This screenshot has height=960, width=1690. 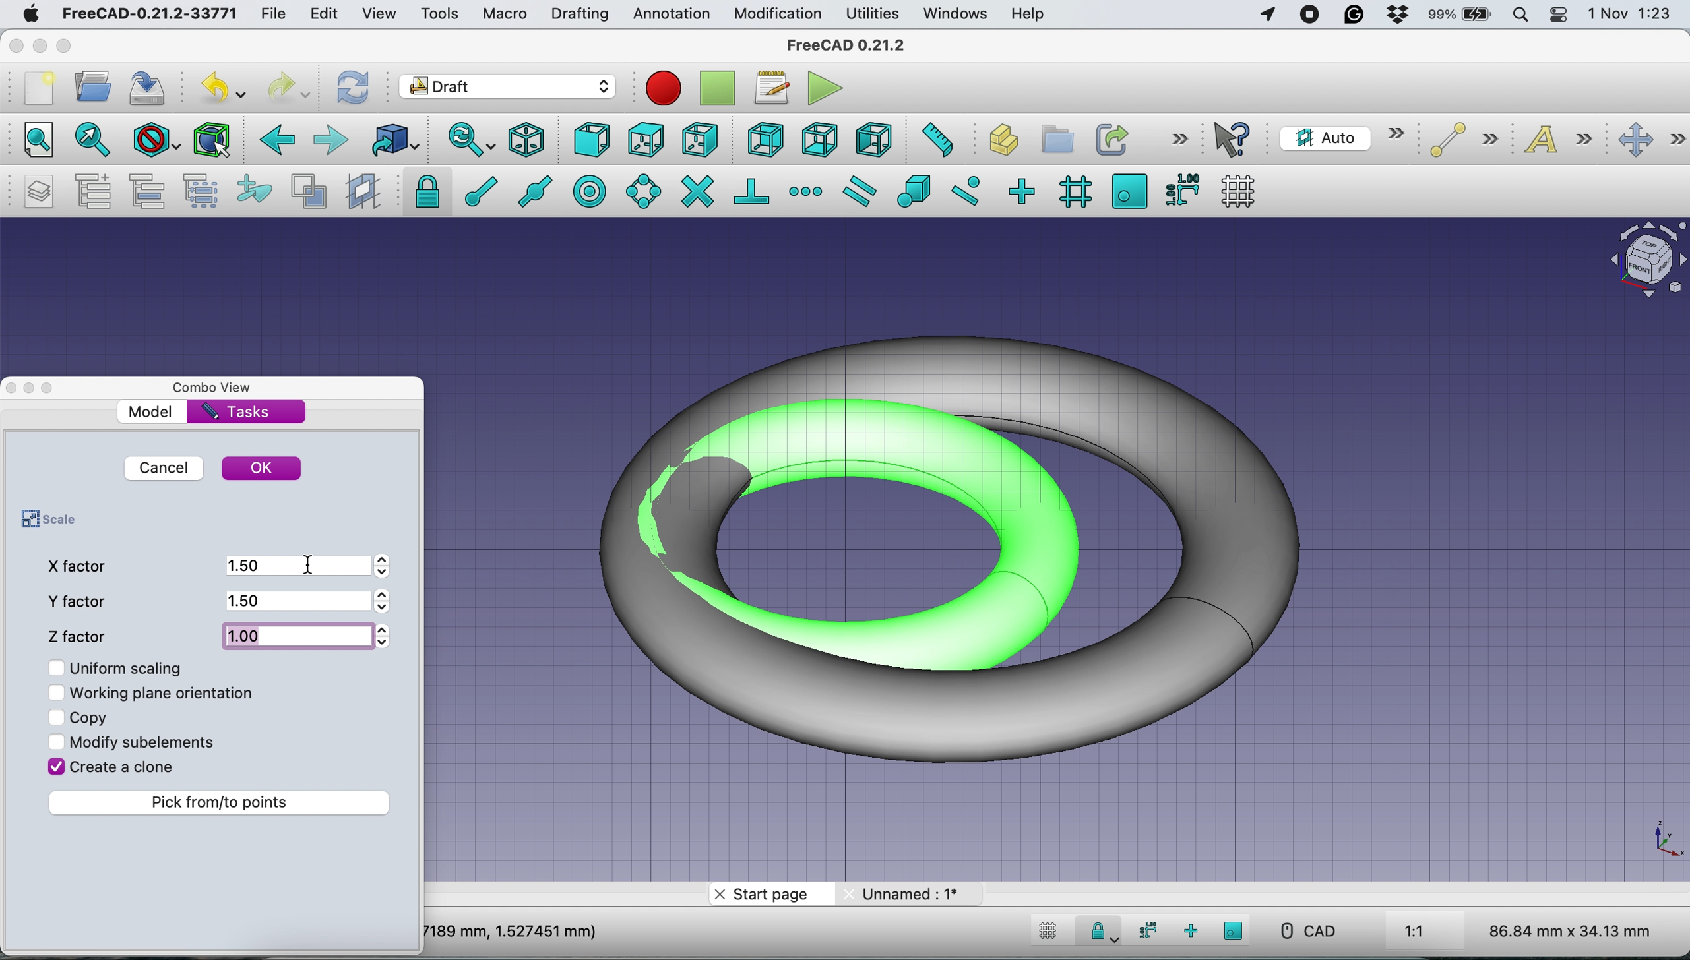 What do you see at coordinates (308, 192) in the screenshot?
I see `toggle normal/wireframe display` at bounding box center [308, 192].